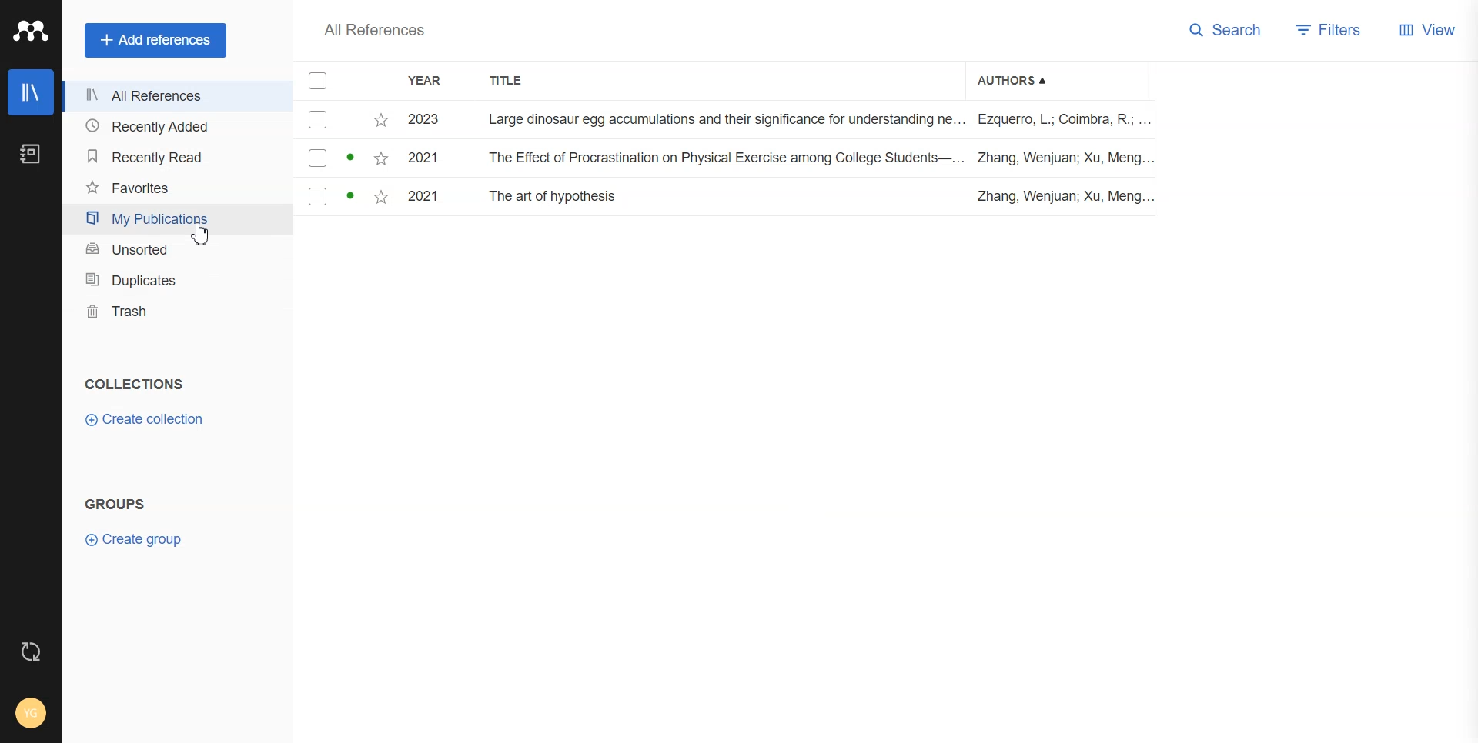 The width and height of the screenshot is (1478, 743). Describe the element at coordinates (169, 158) in the screenshot. I see `Recently Read` at that location.